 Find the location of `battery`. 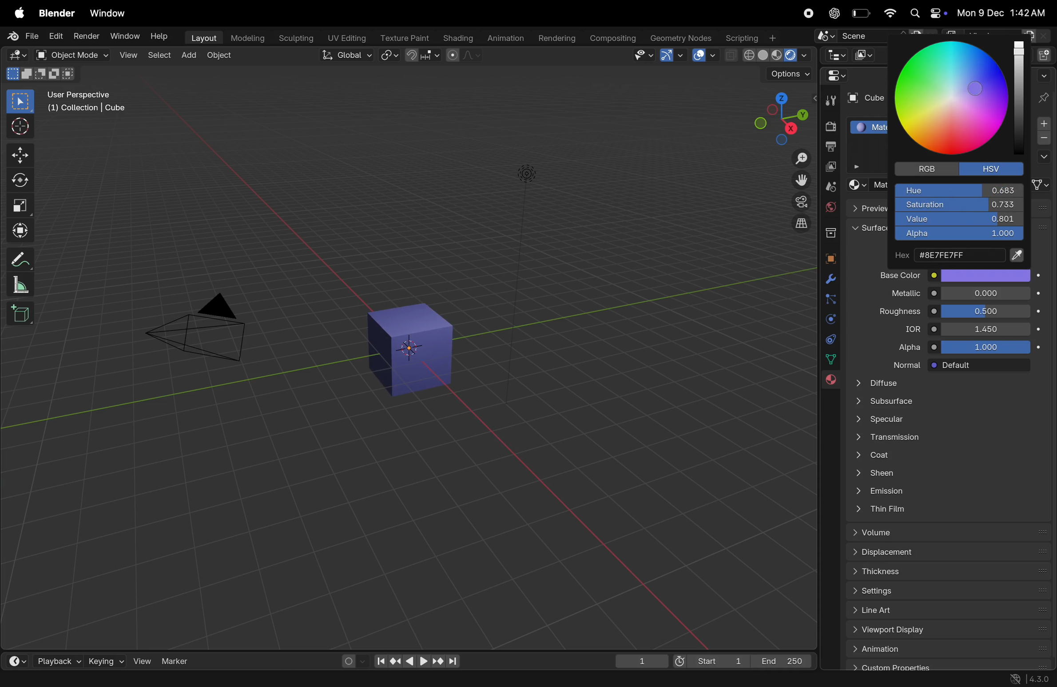

battery is located at coordinates (860, 13).